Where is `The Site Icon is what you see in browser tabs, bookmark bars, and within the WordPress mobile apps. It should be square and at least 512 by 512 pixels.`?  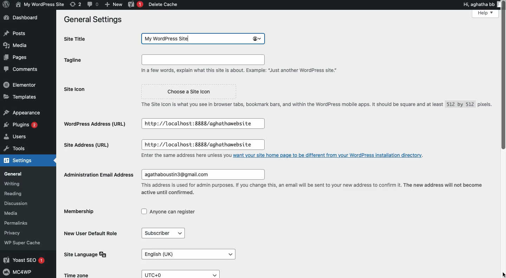 The Site Icon is what you see in browser tabs, bookmark bars, and within the WordPress mobile apps. It should be square and at least 512 by 512 pixels. is located at coordinates (315, 105).